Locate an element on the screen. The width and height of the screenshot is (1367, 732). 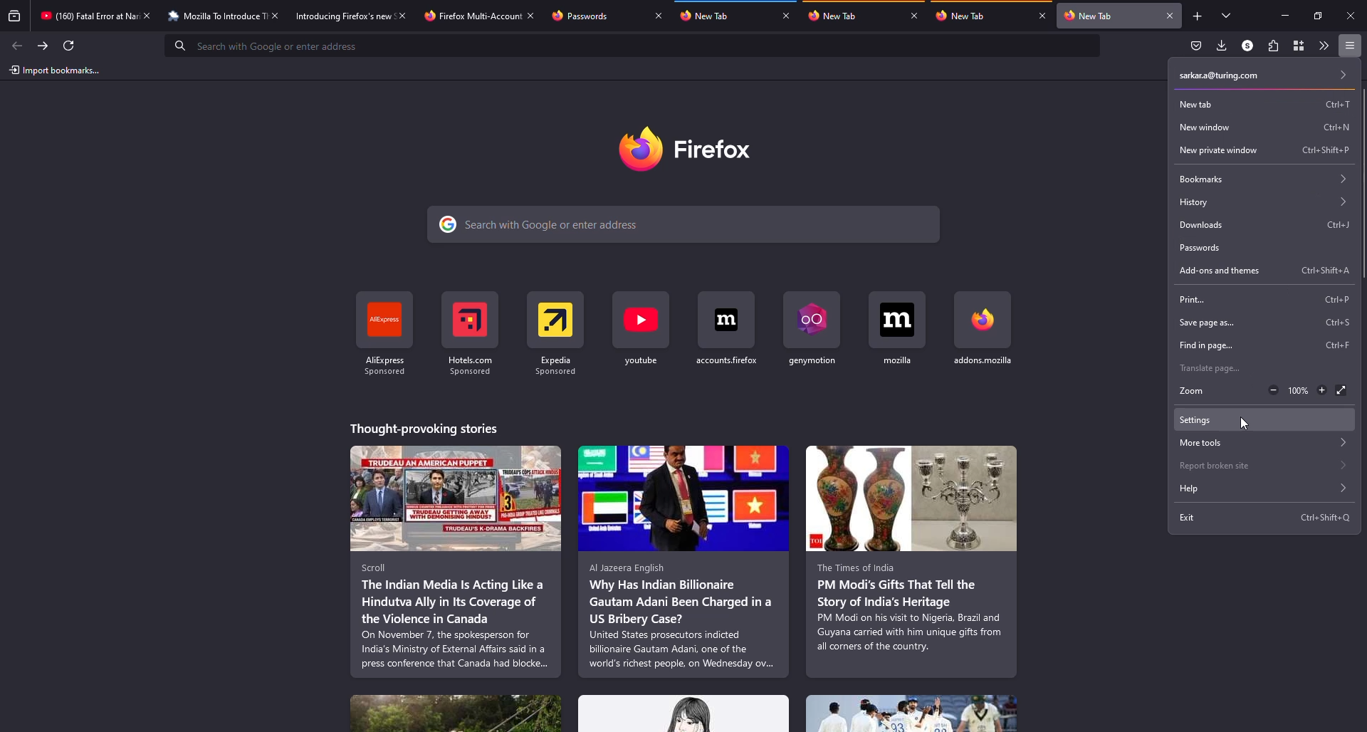
close is located at coordinates (1171, 15).